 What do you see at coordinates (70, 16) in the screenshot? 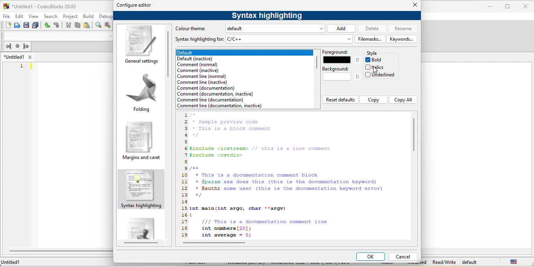
I see `project` at bounding box center [70, 16].